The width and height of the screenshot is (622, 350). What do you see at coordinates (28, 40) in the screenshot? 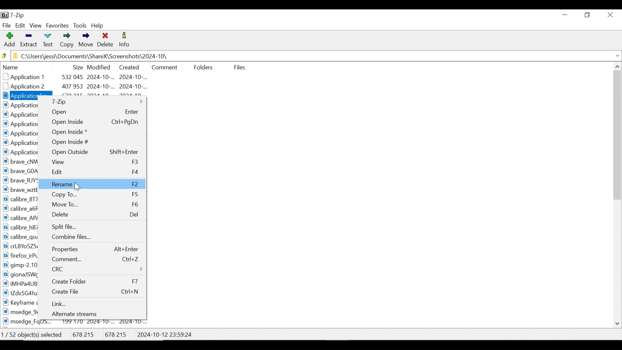
I see `Extract` at bounding box center [28, 40].